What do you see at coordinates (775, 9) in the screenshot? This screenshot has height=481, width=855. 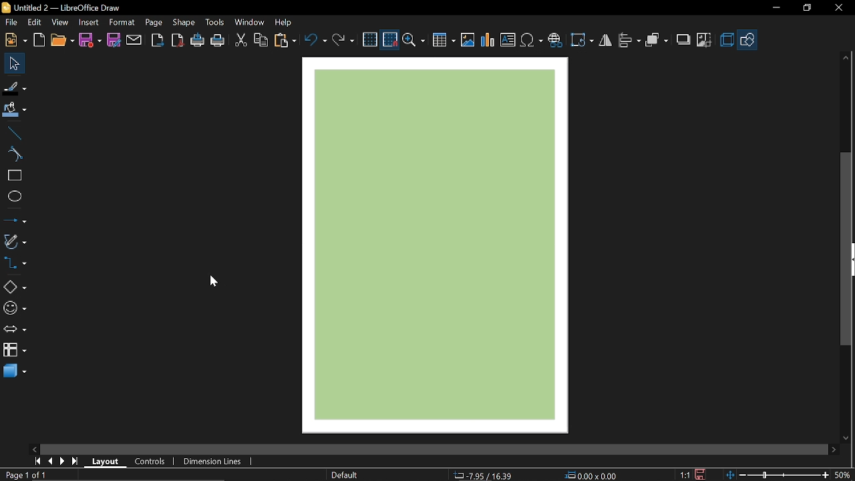 I see `Miniimize` at bounding box center [775, 9].